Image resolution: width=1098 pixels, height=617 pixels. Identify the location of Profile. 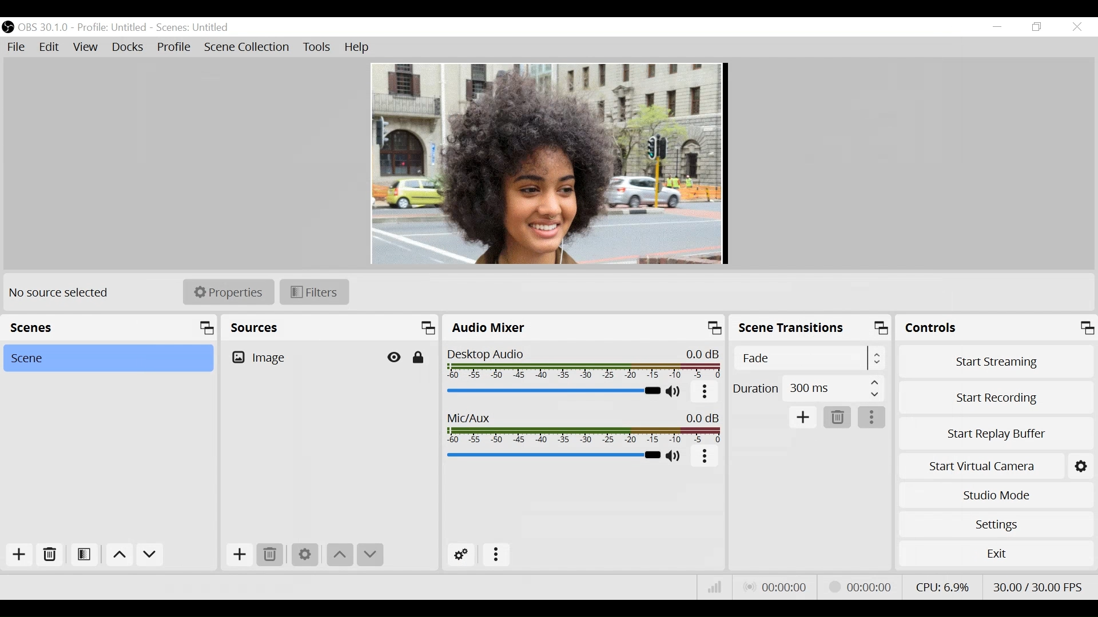
(176, 47).